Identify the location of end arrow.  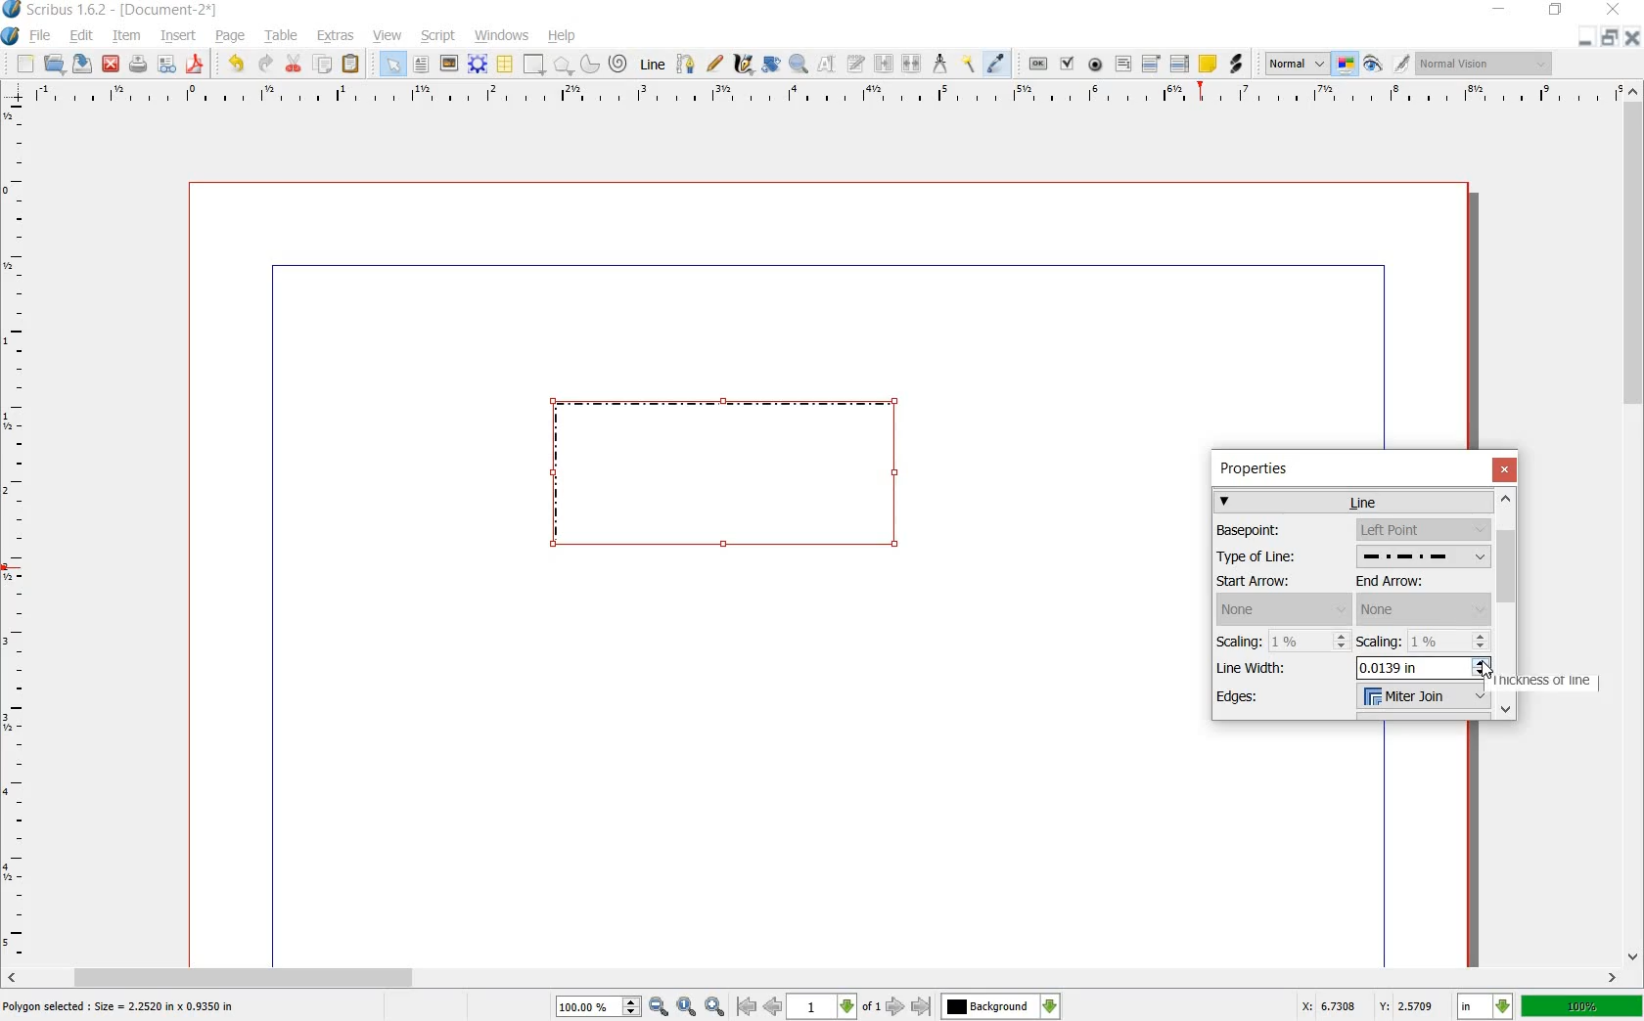
(1424, 609).